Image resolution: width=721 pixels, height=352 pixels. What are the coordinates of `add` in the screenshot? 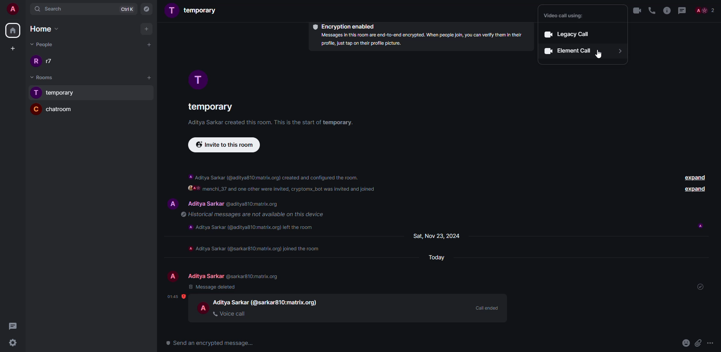 It's located at (149, 77).